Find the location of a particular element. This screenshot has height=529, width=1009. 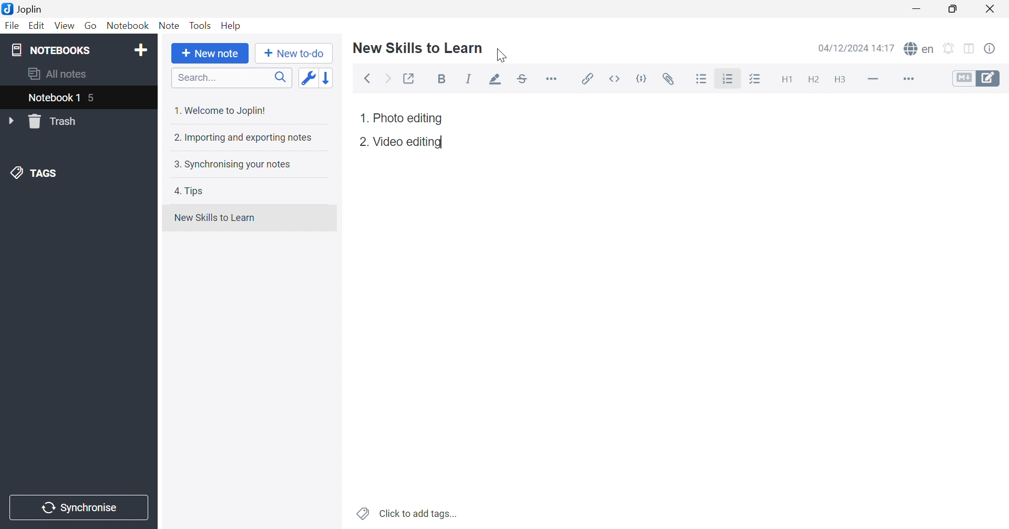

Toggl external editing is located at coordinates (410, 79).